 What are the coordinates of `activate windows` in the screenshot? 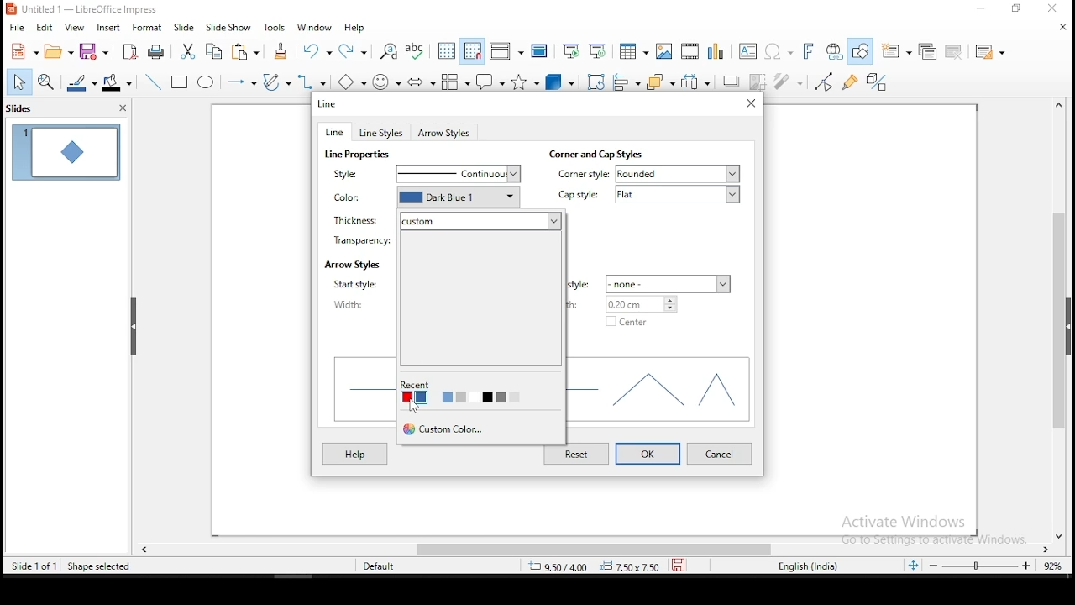 It's located at (928, 530).